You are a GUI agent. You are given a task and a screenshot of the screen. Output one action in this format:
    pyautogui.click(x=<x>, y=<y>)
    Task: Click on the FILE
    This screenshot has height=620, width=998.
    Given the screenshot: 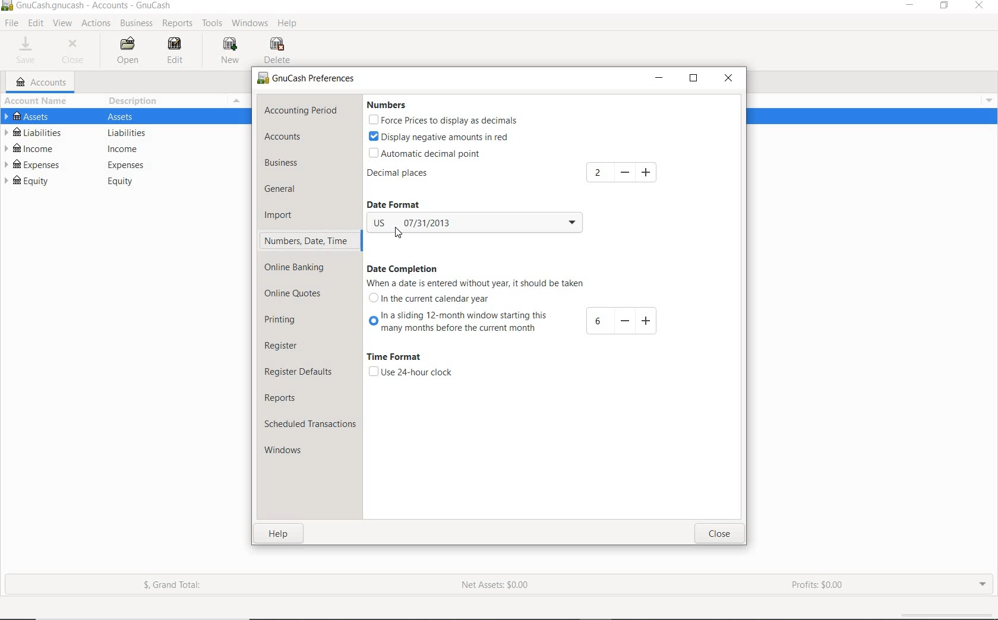 What is the action you would take?
    pyautogui.click(x=12, y=23)
    